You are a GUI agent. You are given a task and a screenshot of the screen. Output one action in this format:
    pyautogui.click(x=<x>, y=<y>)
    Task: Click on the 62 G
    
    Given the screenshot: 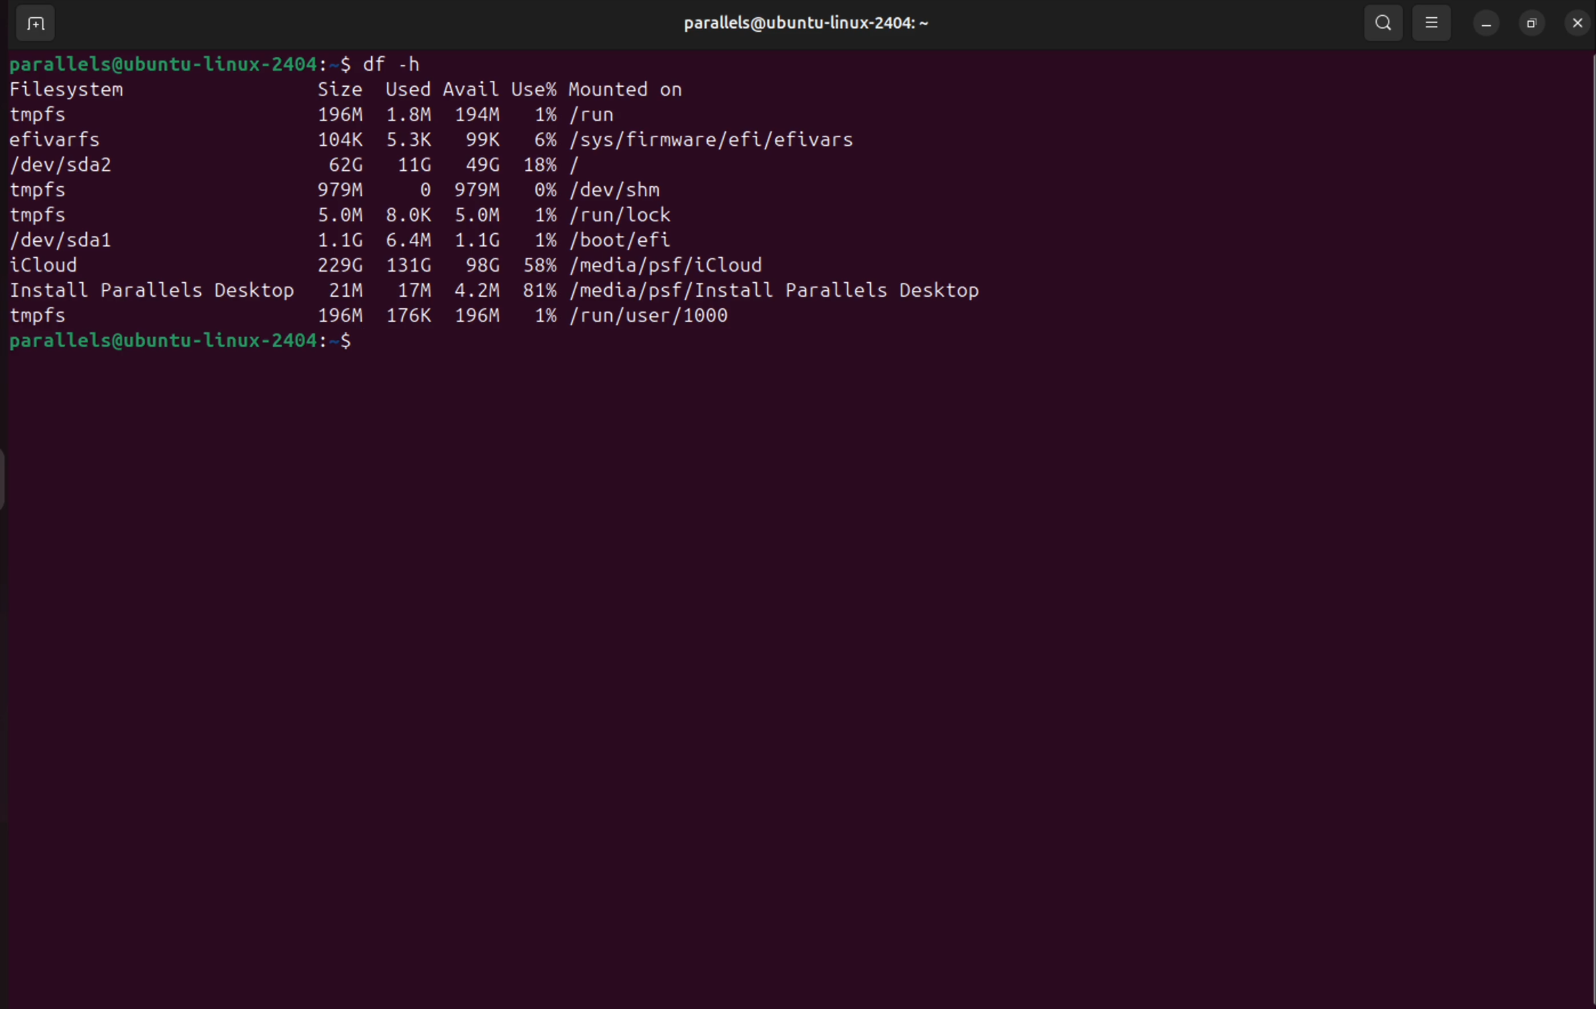 What is the action you would take?
    pyautogui.click(x=345, y=165)
    